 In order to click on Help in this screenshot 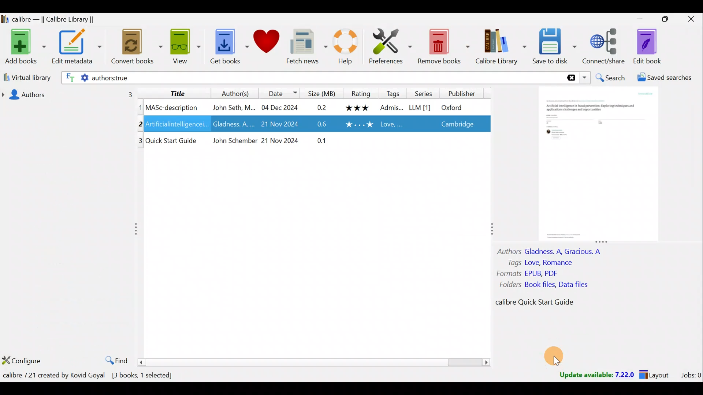, I will do `click(341, 48)`.